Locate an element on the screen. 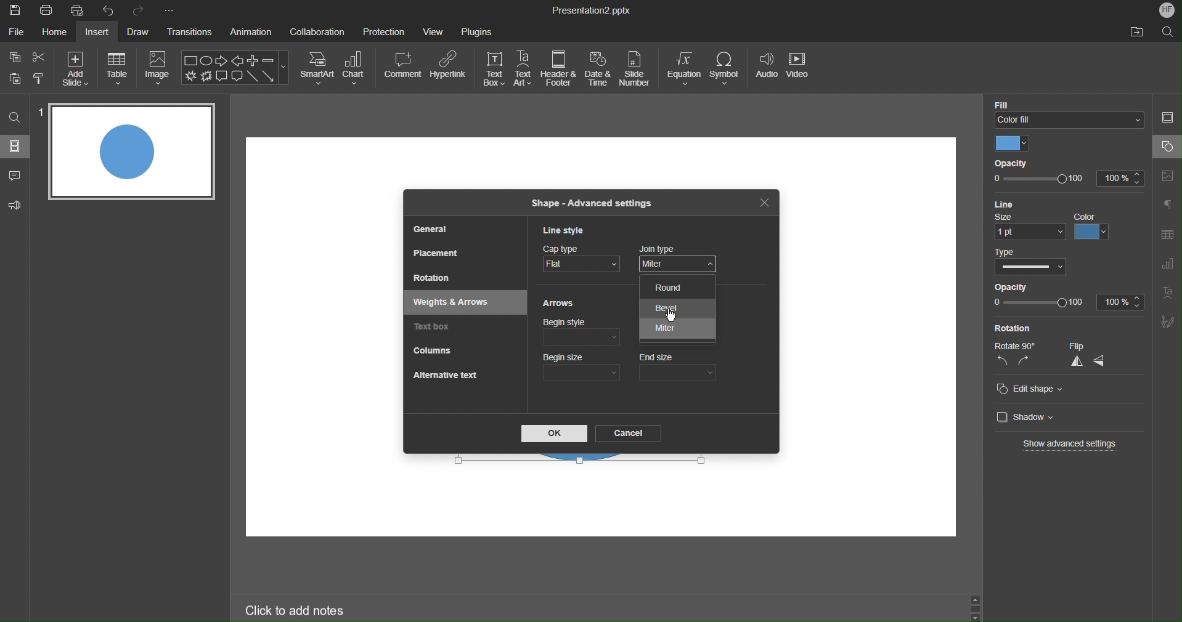 The image size is (1182, 622). Columns is located at coordinates (433, 350).